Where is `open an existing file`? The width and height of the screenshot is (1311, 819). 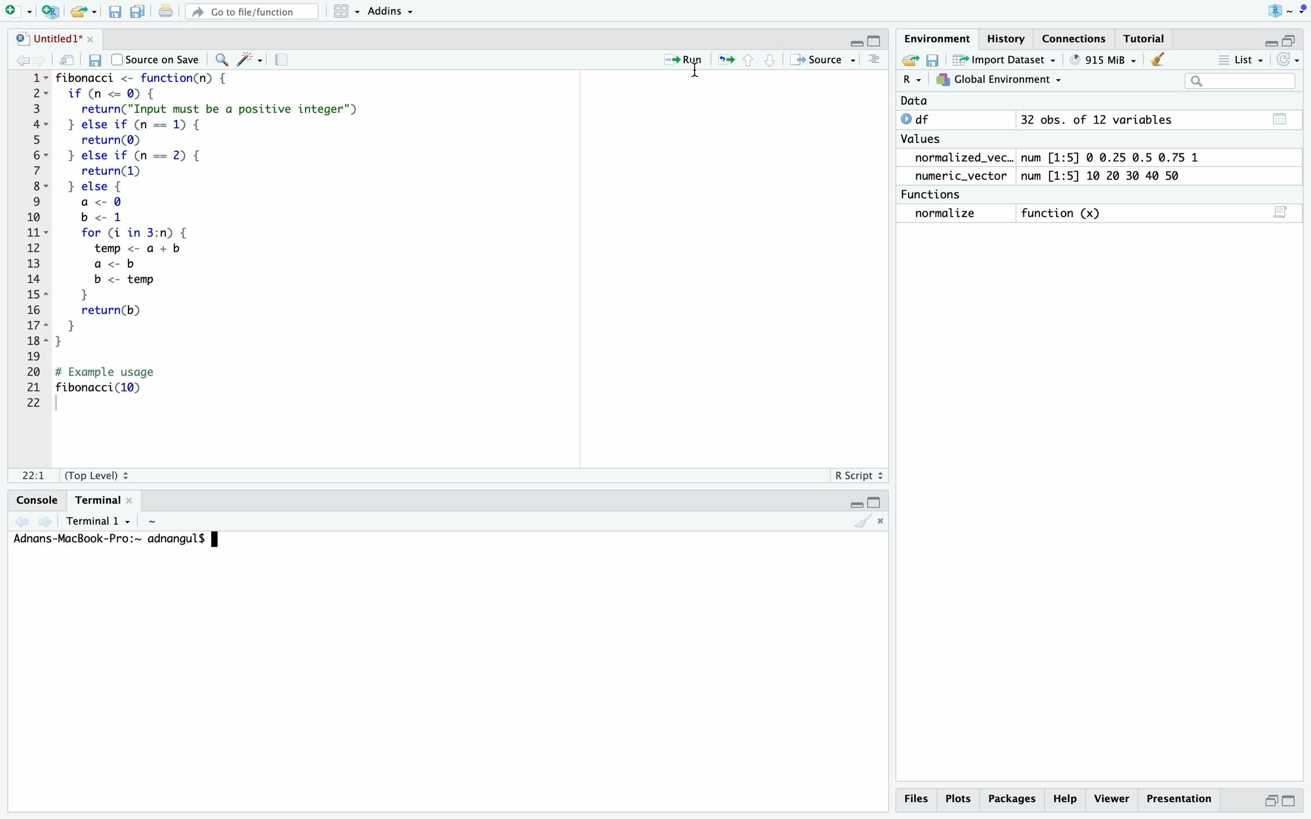 open an existing file is located at coordinates (83, 11).